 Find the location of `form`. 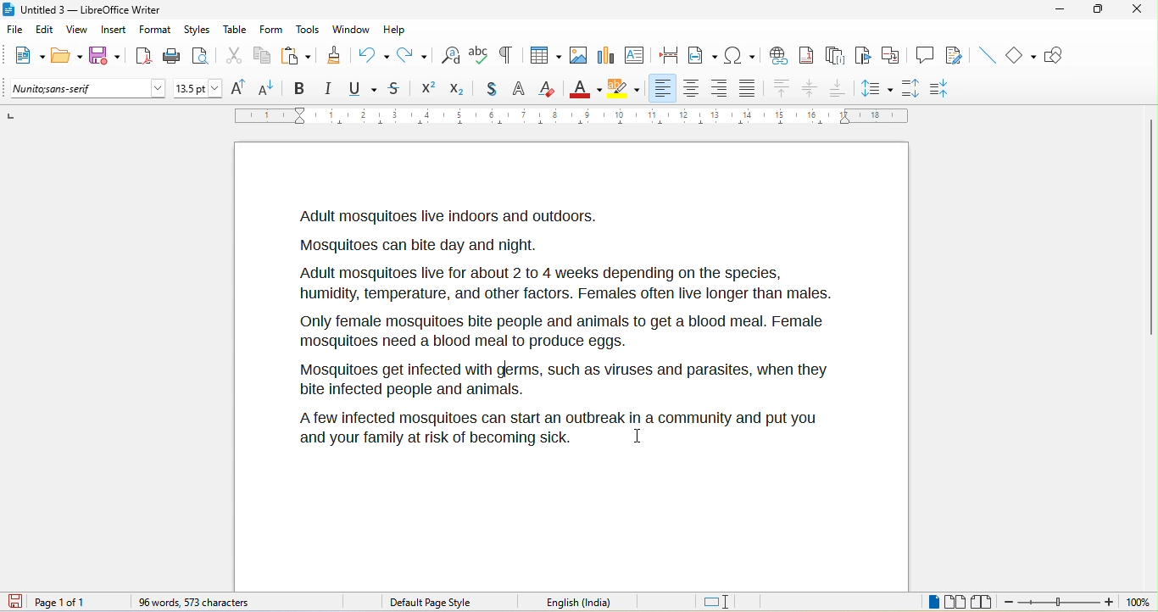

form is located at coordinates (272, 31).